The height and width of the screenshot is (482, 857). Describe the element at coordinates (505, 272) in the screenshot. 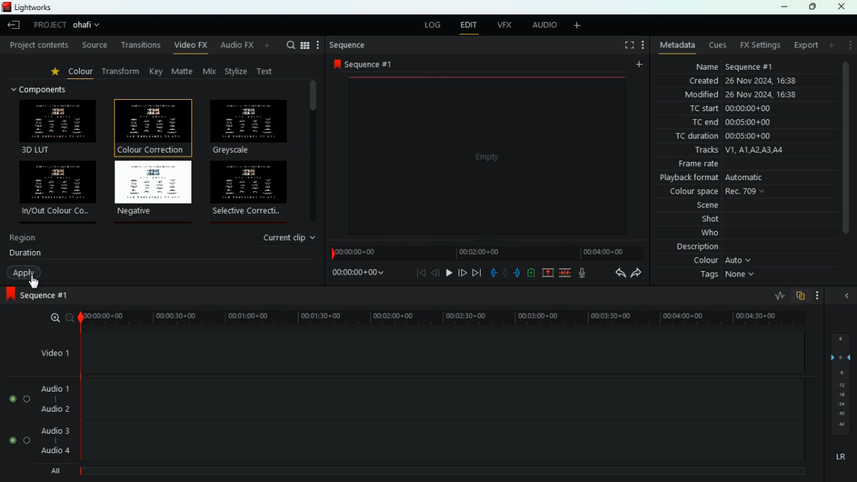

I see `middle` at that location.